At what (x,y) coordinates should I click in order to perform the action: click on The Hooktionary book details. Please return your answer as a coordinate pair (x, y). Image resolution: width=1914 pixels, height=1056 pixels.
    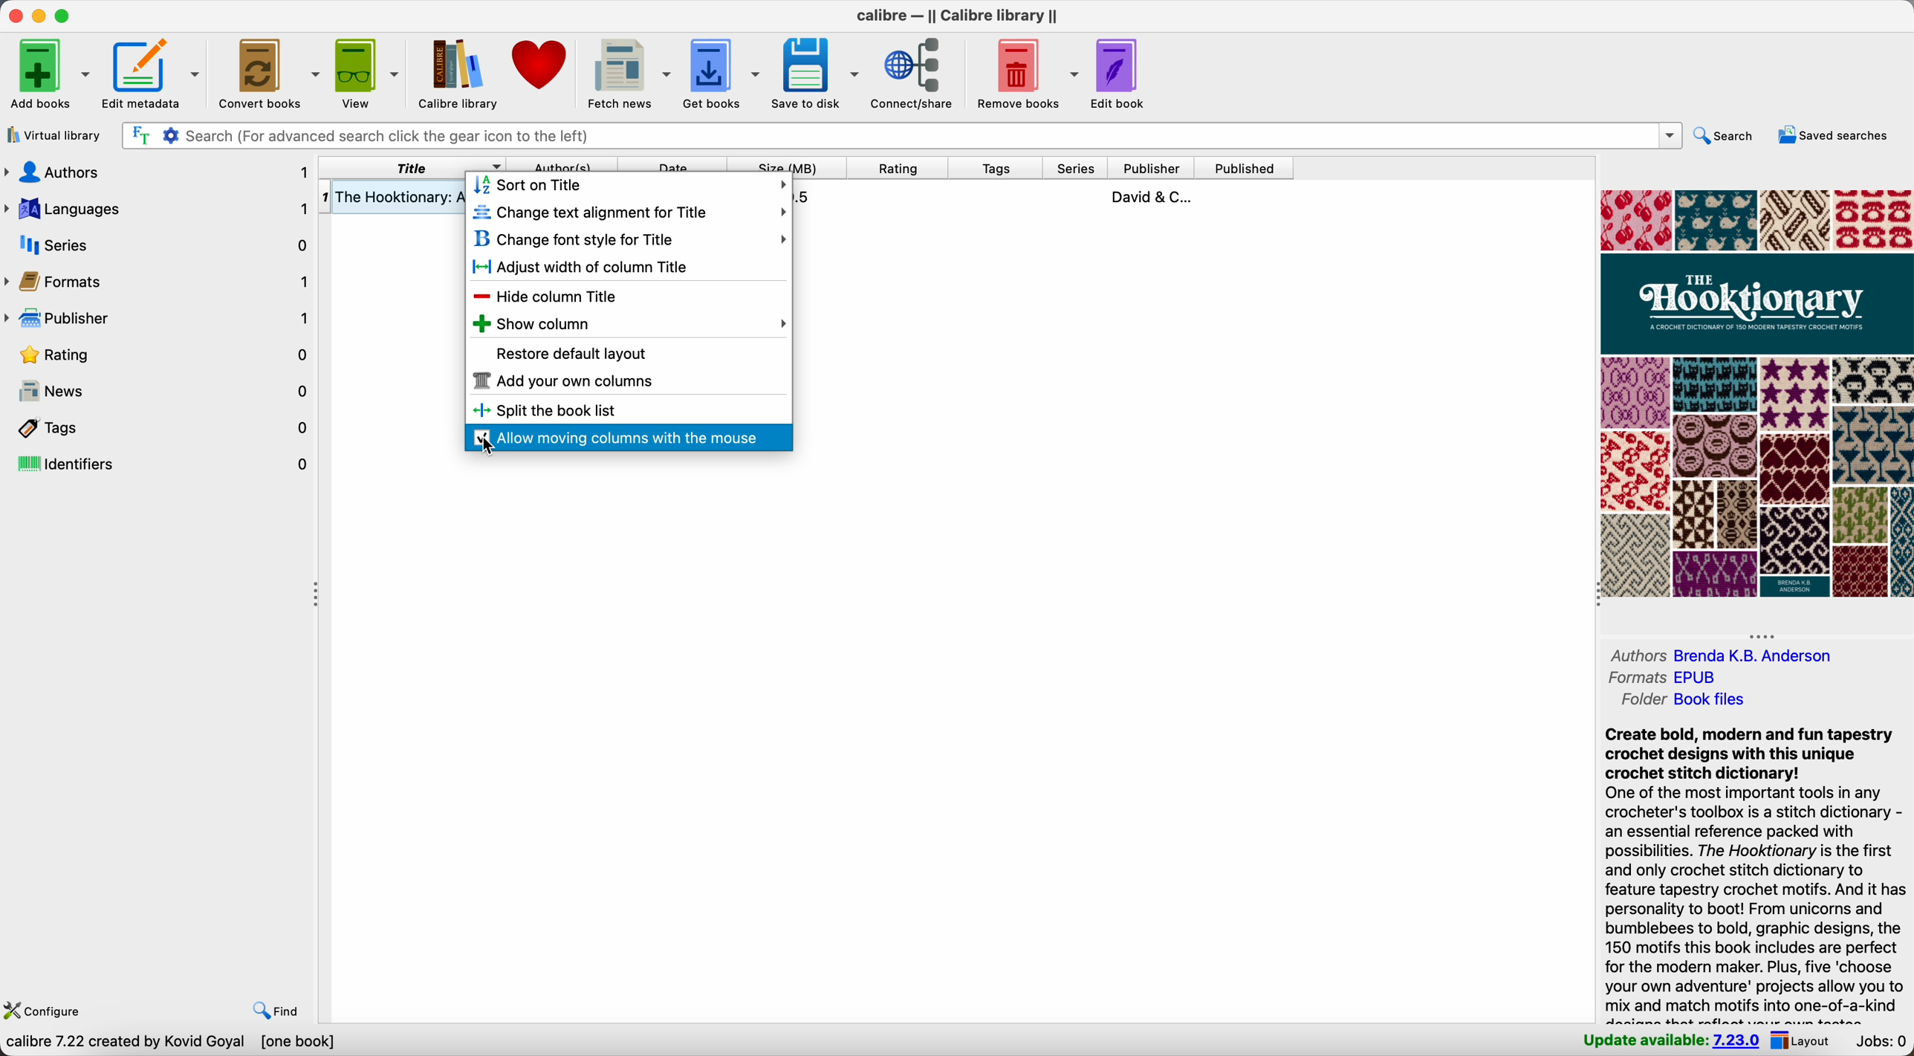
    Looking at the image, I should click on (392, 198).